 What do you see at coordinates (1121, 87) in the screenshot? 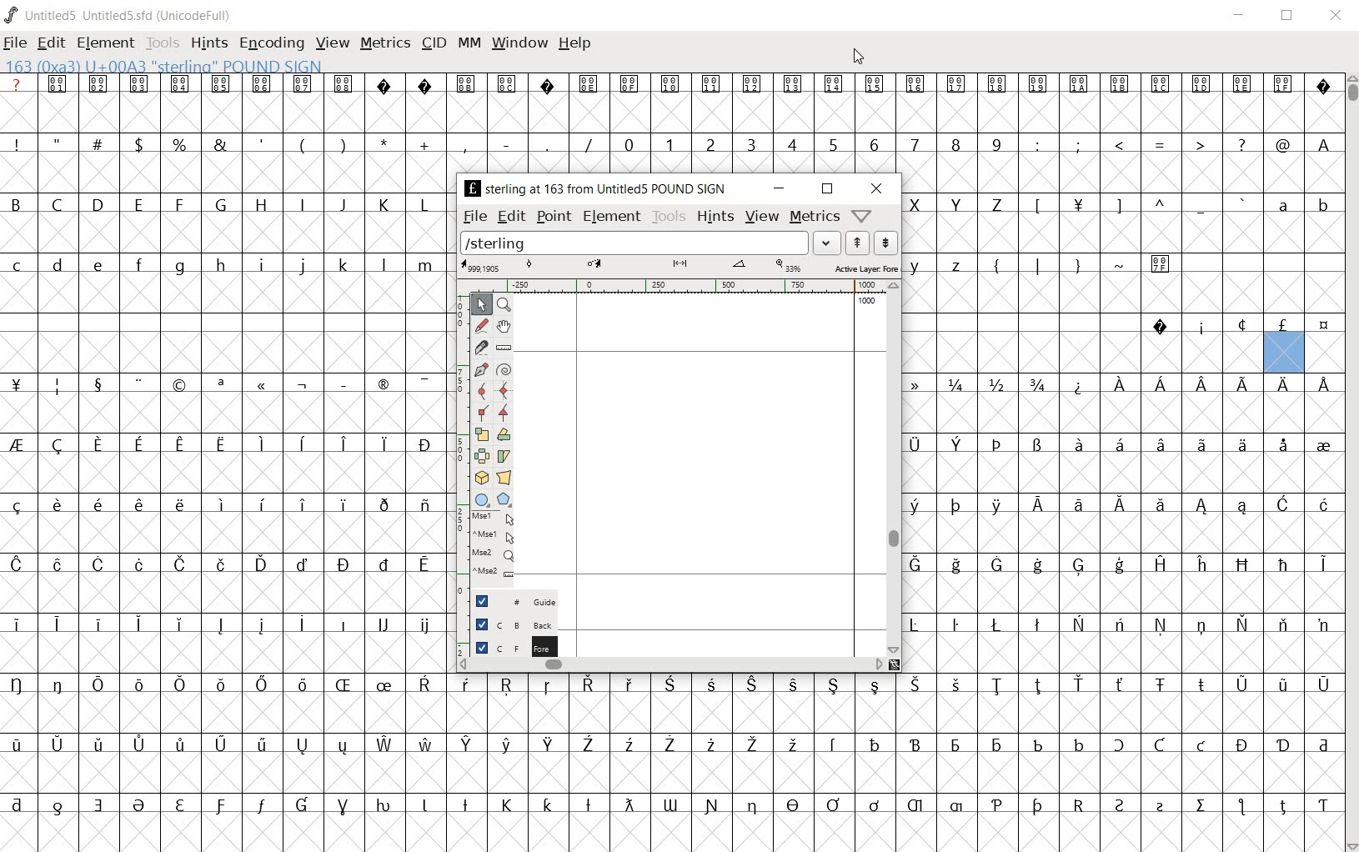
I see `Symbol` at bounding box center [1121, 87].